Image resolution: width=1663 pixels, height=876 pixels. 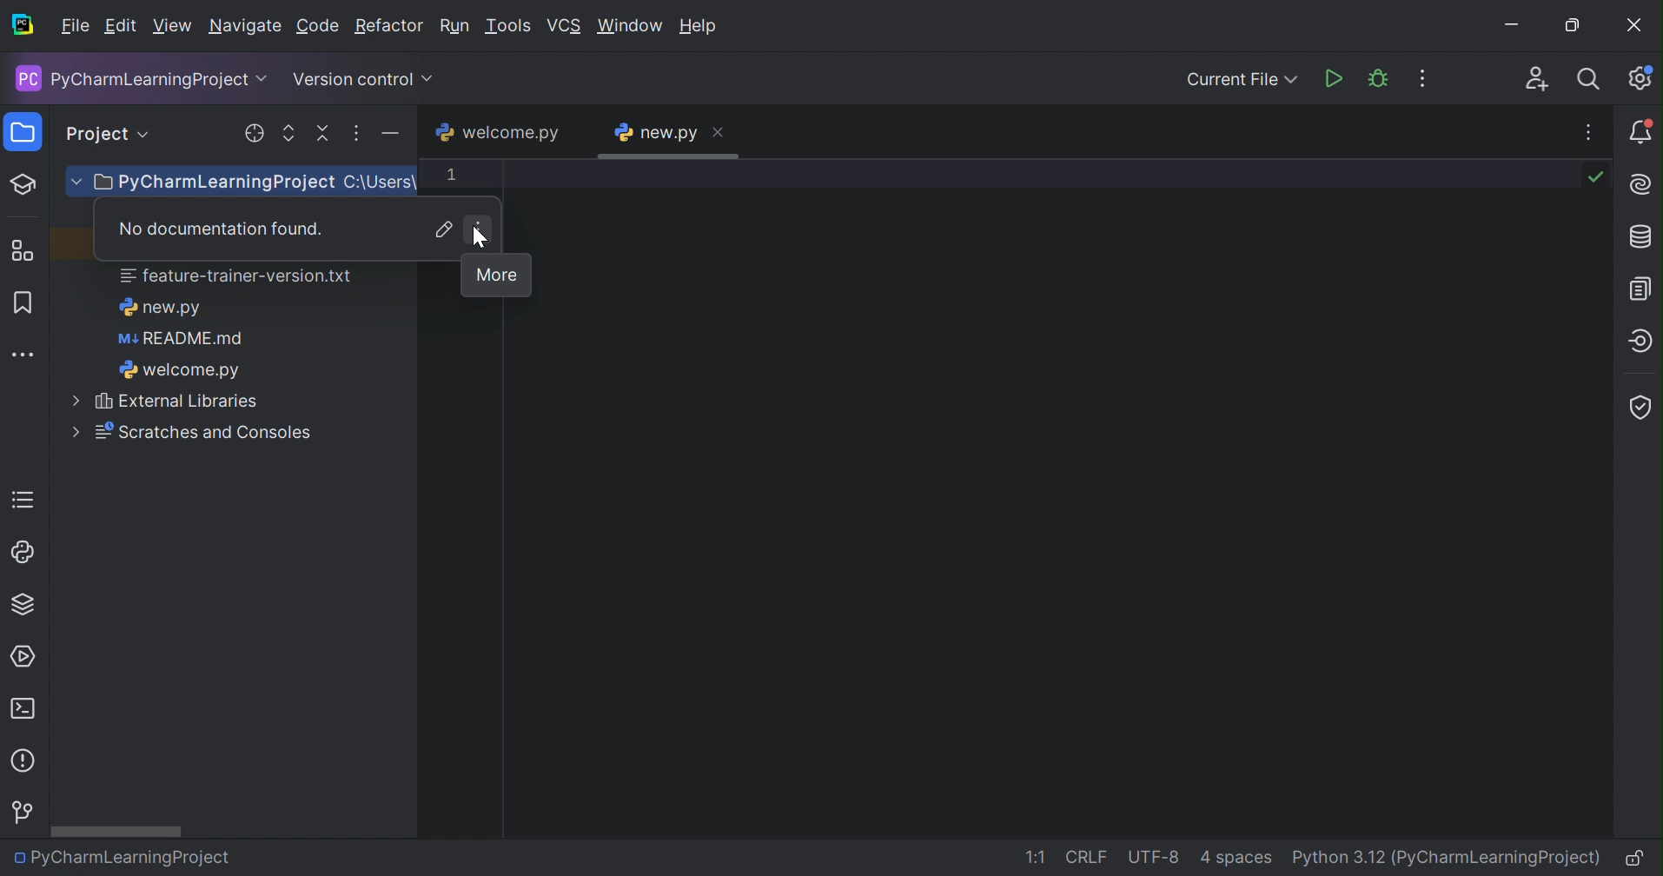 I want to click on Tools, so click(x=509, y=26).